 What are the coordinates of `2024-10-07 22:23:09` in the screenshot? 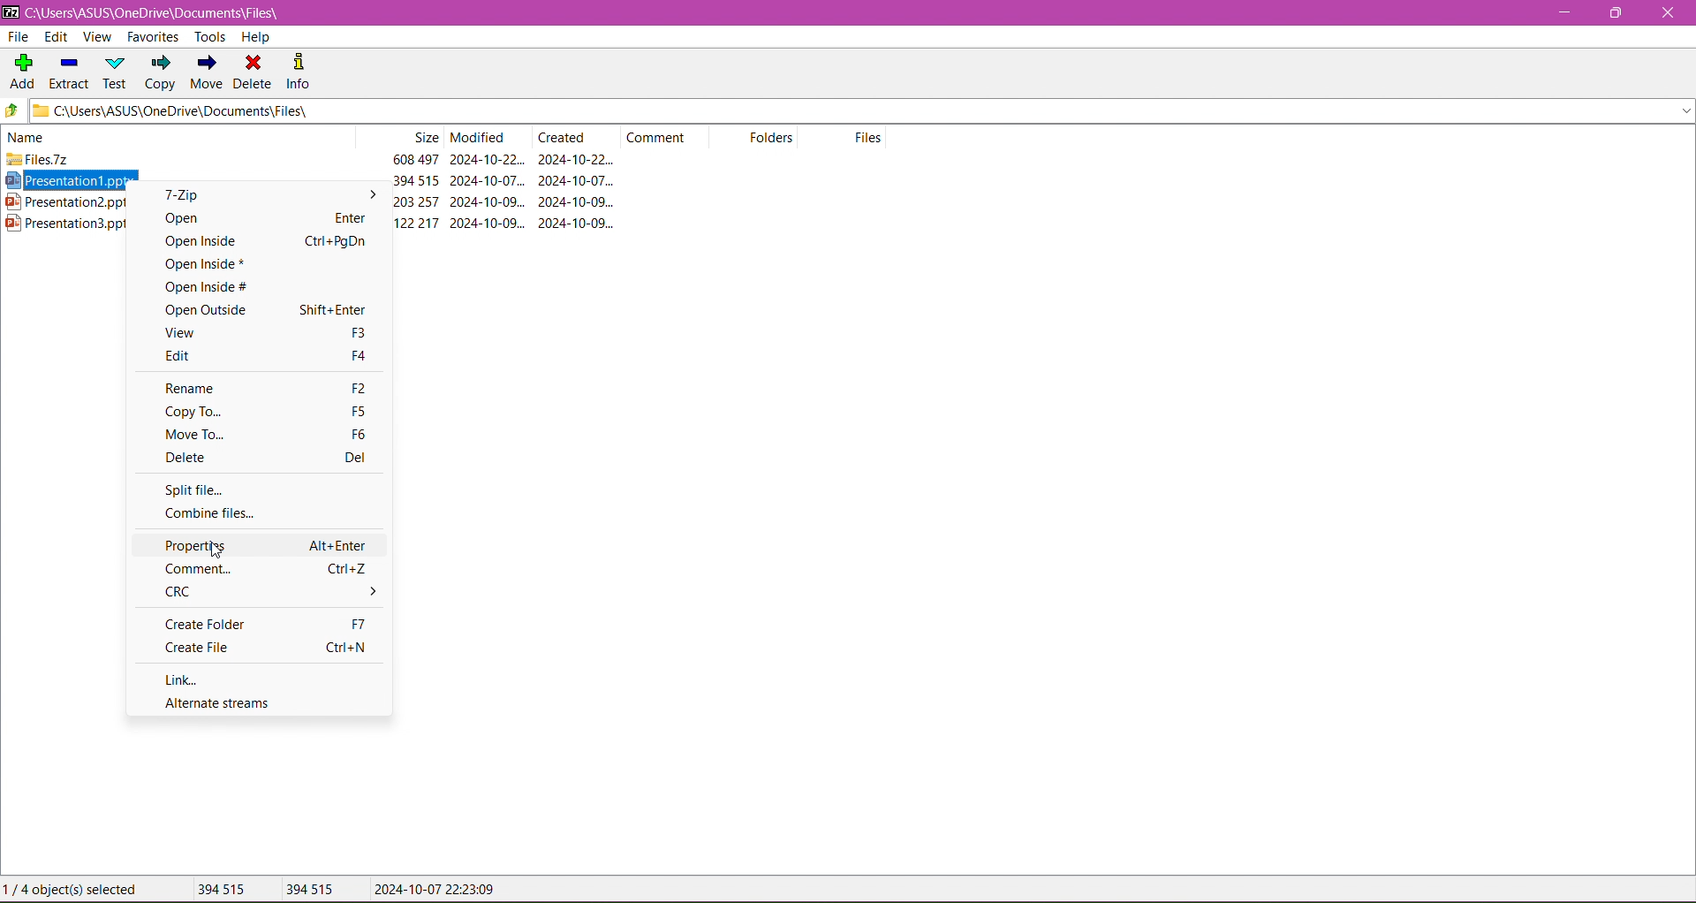 It's located at (434, 888).